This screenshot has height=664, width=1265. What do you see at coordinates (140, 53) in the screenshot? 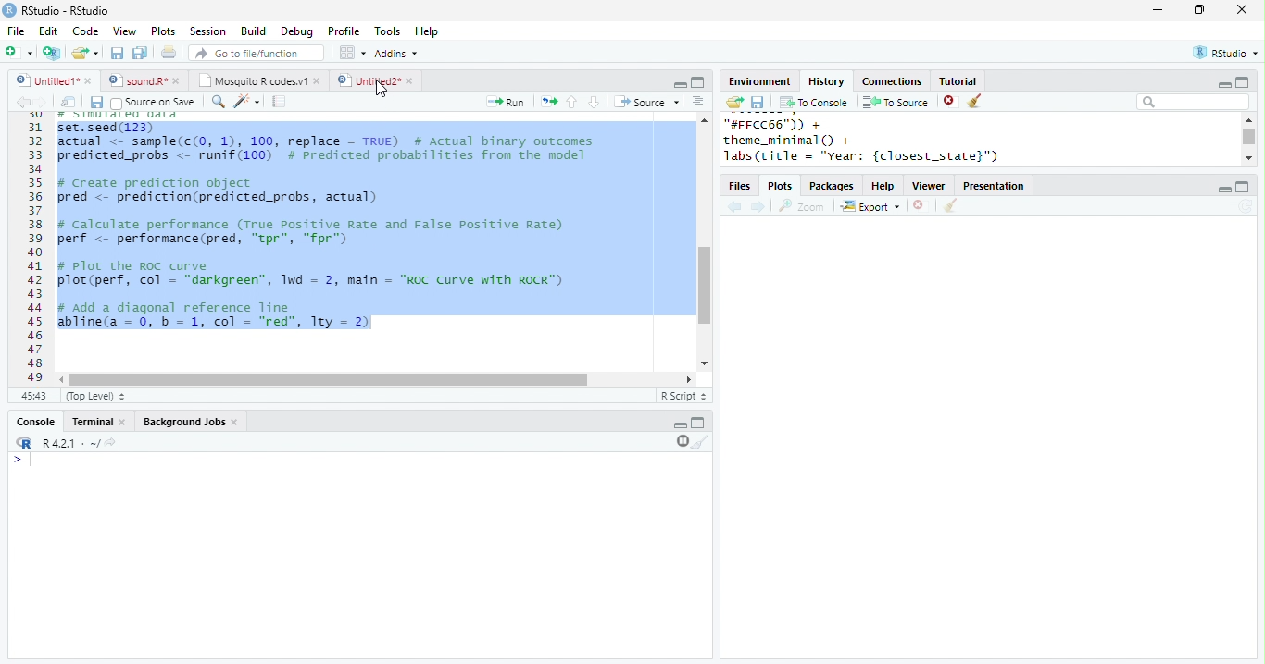
I see `save all` at bounding box center [140, 53].